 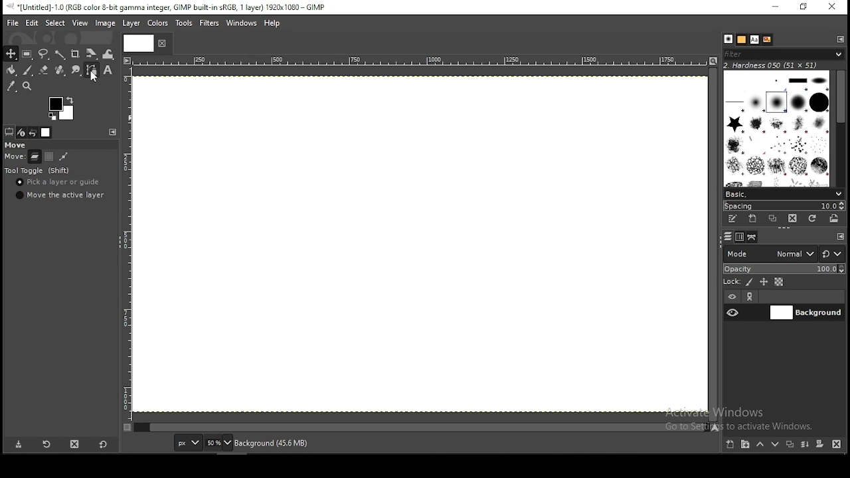 What do you see at coordinates (176, 7) in the screenshot?
I see `“[Untitled]-1.0 (RGB color 8-bit gamma integer, GIMP built-in sRGB, 1 layer) 1920x1080 - GIMP` at bounding box center [176, 7].